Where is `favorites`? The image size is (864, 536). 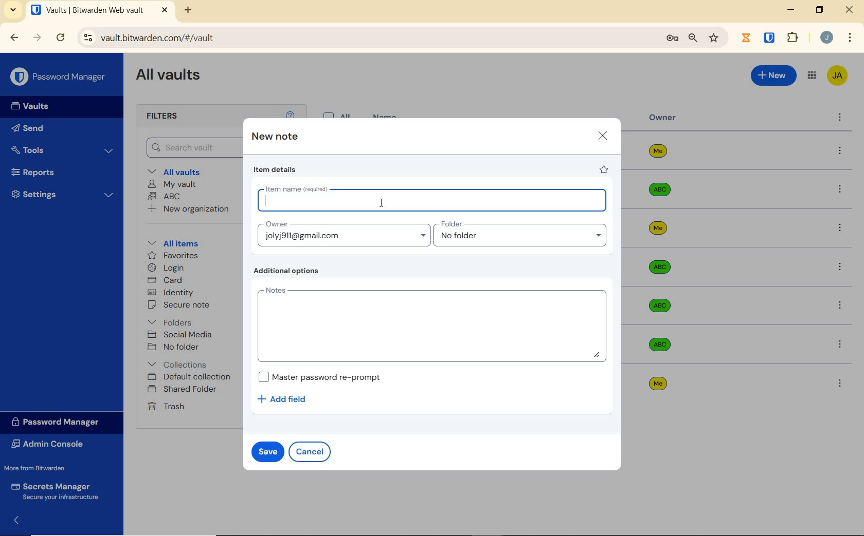 favorites is located at coordinates (171, 255).